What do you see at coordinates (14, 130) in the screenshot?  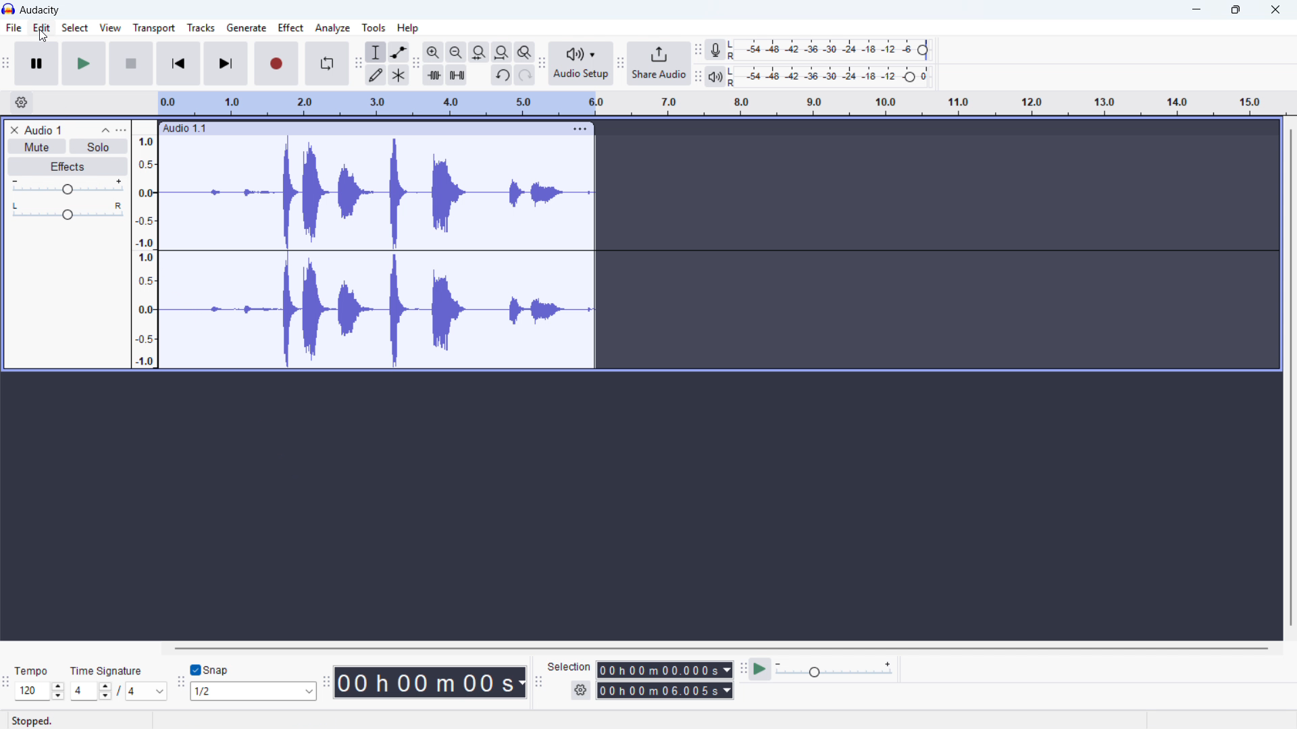 I see `remove track` at bounding box center [14, 130].